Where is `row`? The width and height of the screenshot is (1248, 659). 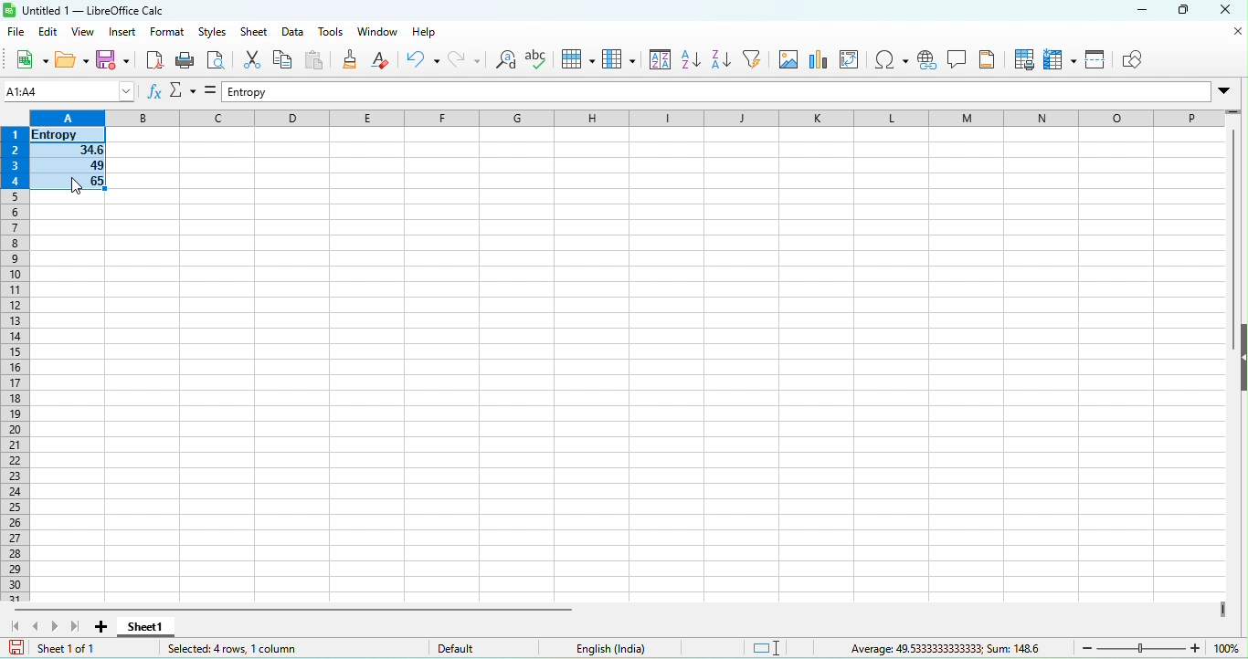 row is located at coordinates (576, 58).